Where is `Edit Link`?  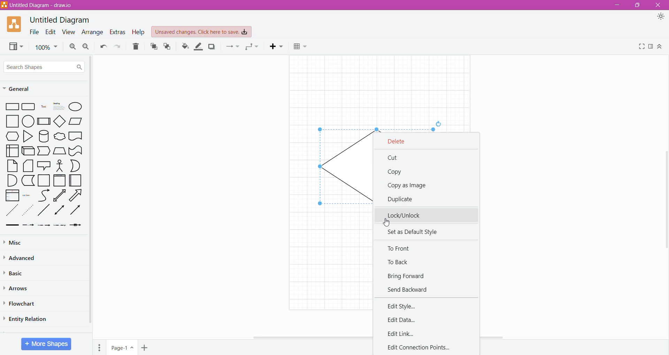 Edit Link is located at coordinates (402, 334).